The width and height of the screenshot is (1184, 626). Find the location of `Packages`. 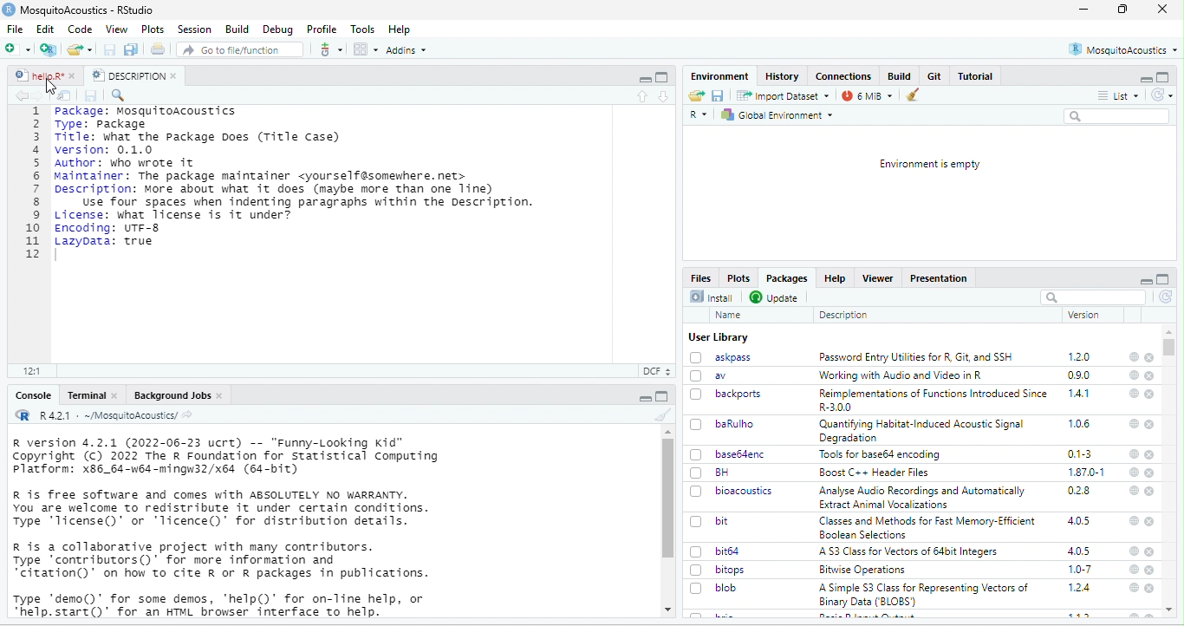

Packages is located at coordinates (790, 279).